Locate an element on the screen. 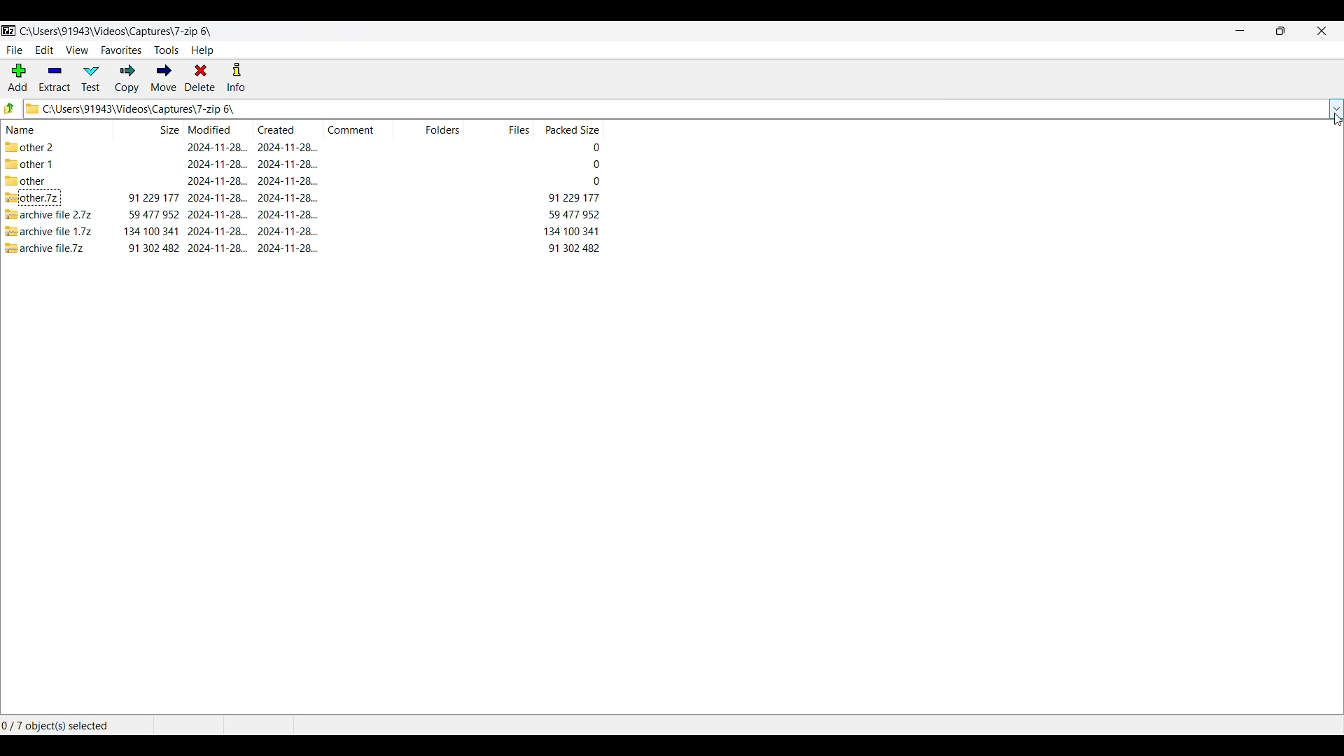 This screenshot has height=756, width=1344. created date & time is located at coordinates (288, 214).